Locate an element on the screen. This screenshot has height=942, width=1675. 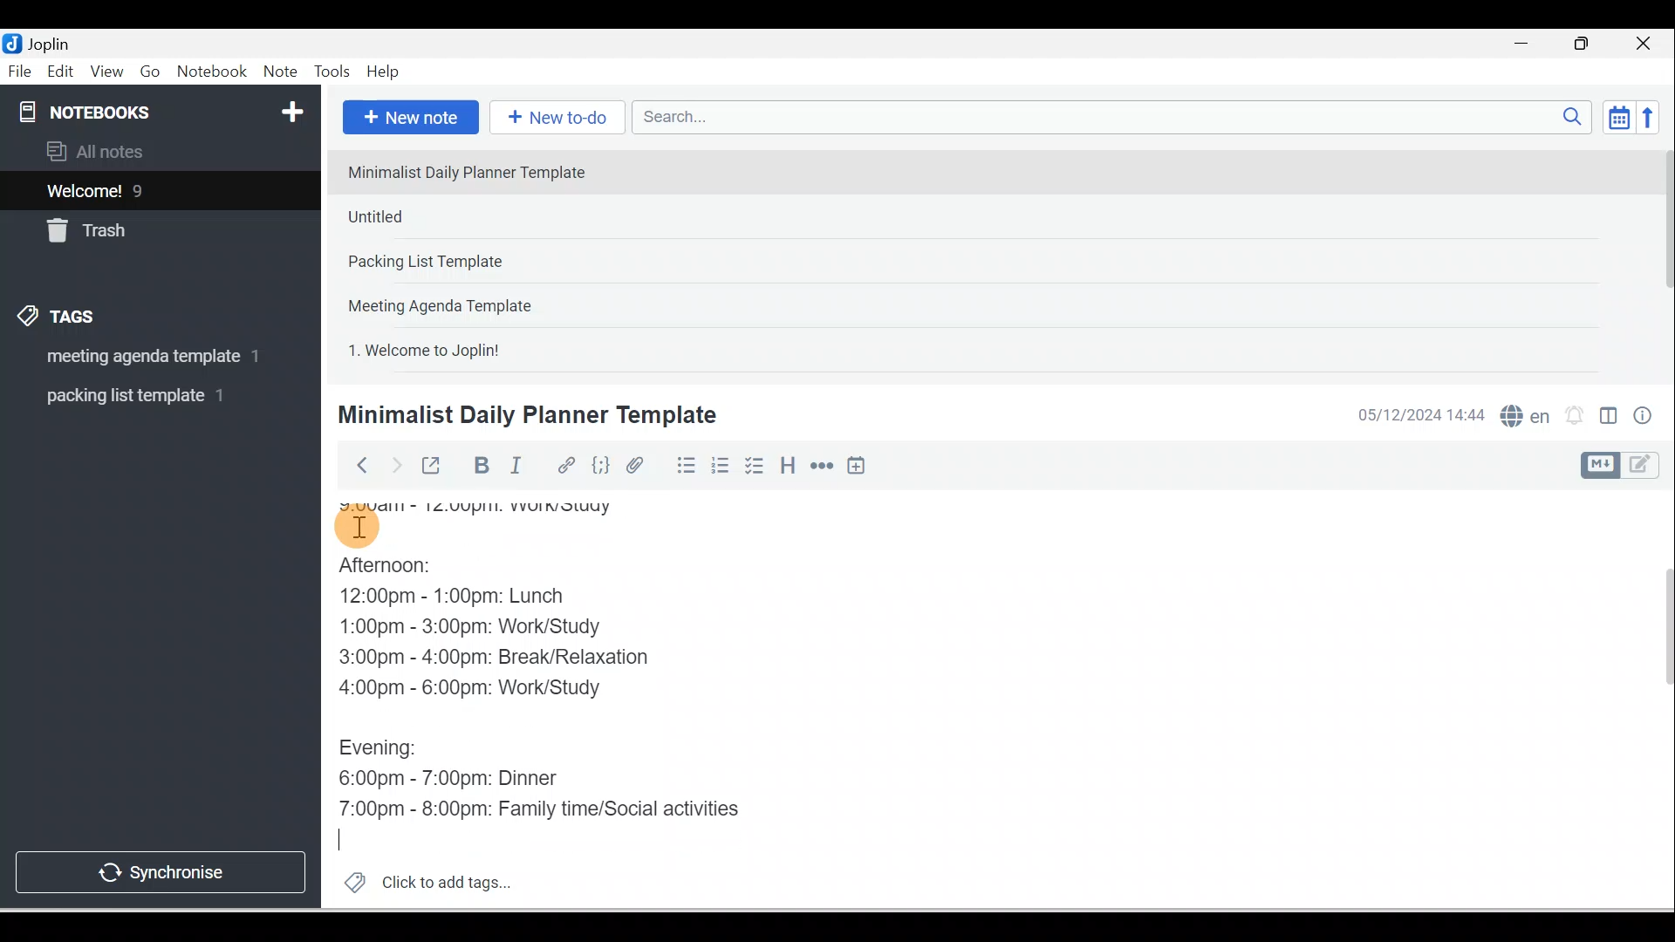
Numbered list is located at coordinates (721, 465).